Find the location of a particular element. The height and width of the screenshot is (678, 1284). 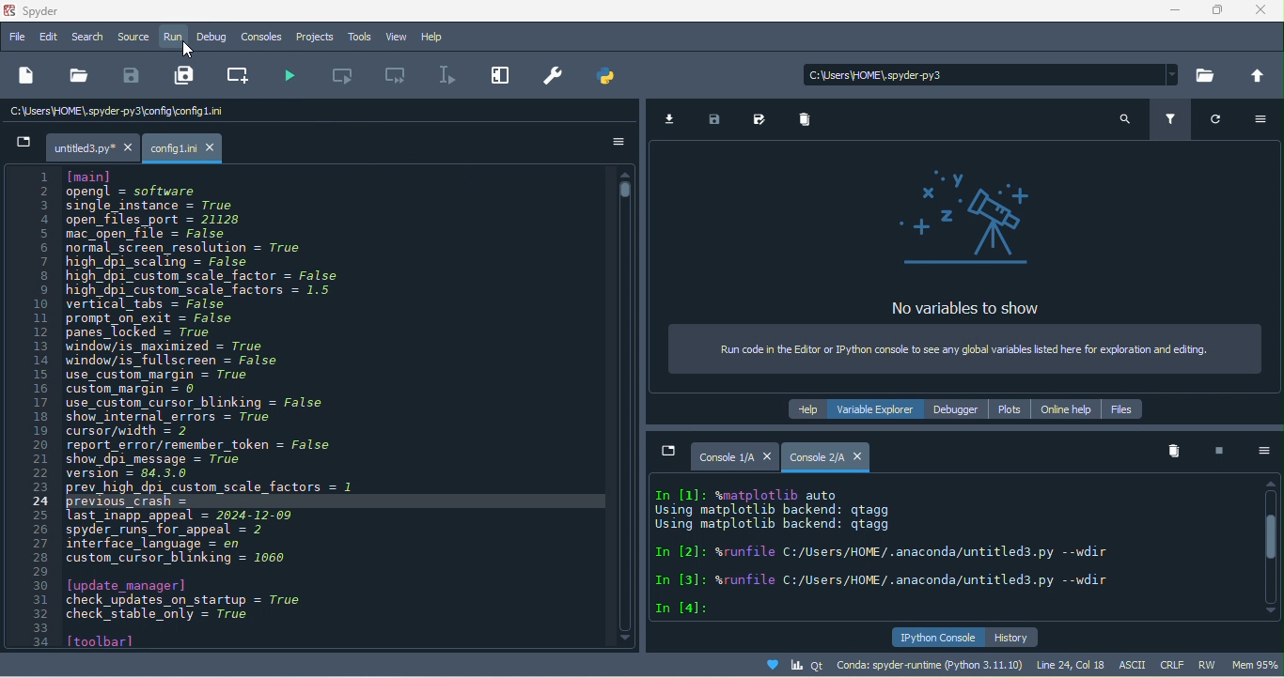

no variables to show is located at coordinates (967, 238).